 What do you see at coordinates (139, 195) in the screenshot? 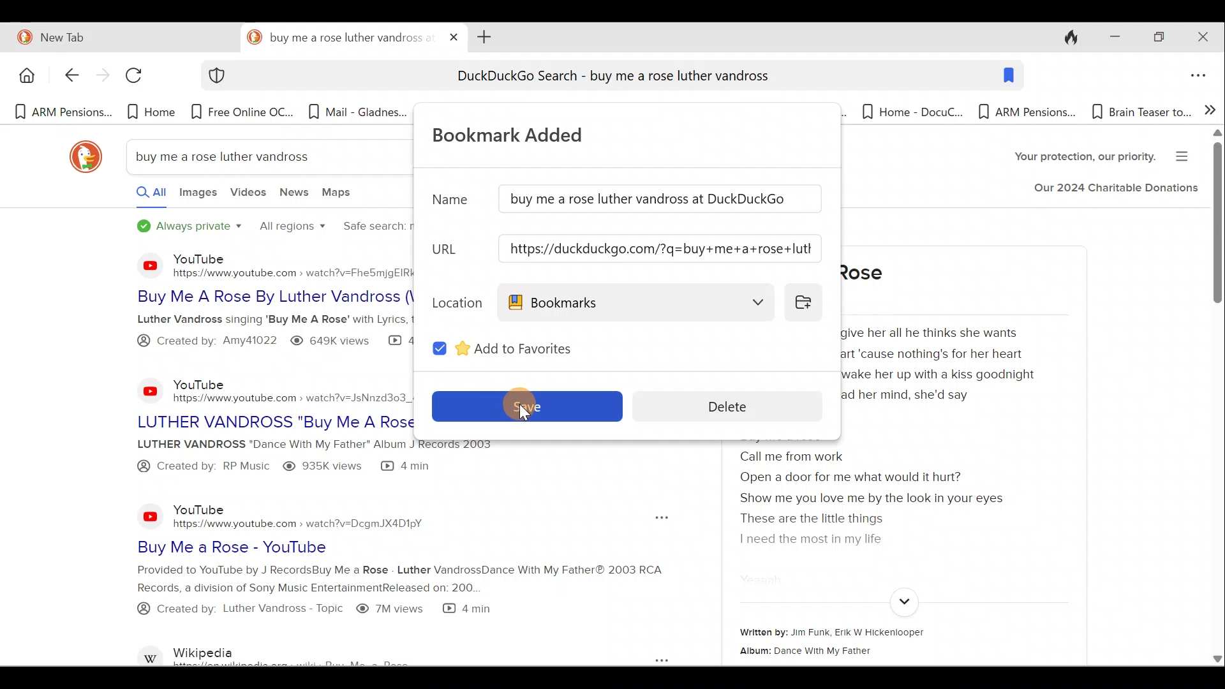
I see `All` at bounding box center [139, 195].